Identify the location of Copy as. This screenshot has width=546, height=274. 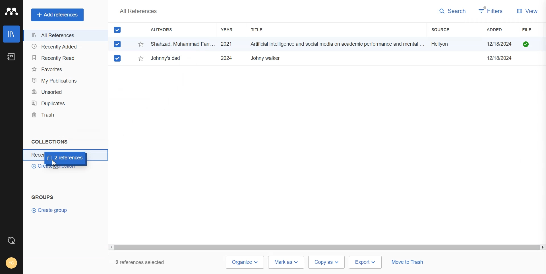
(327, 262).